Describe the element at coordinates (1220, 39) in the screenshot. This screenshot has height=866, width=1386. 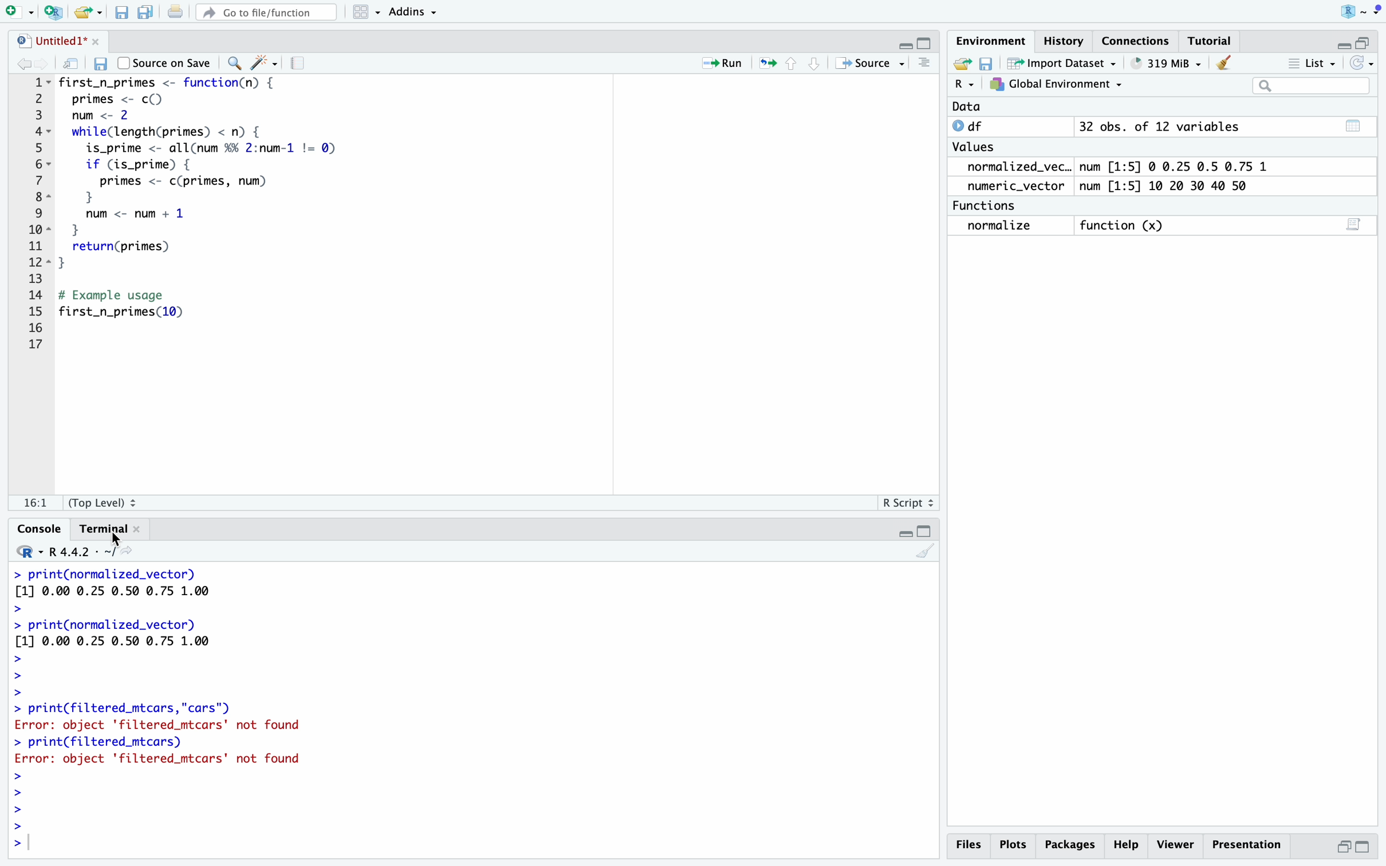
I see `Tutorial` at that location.